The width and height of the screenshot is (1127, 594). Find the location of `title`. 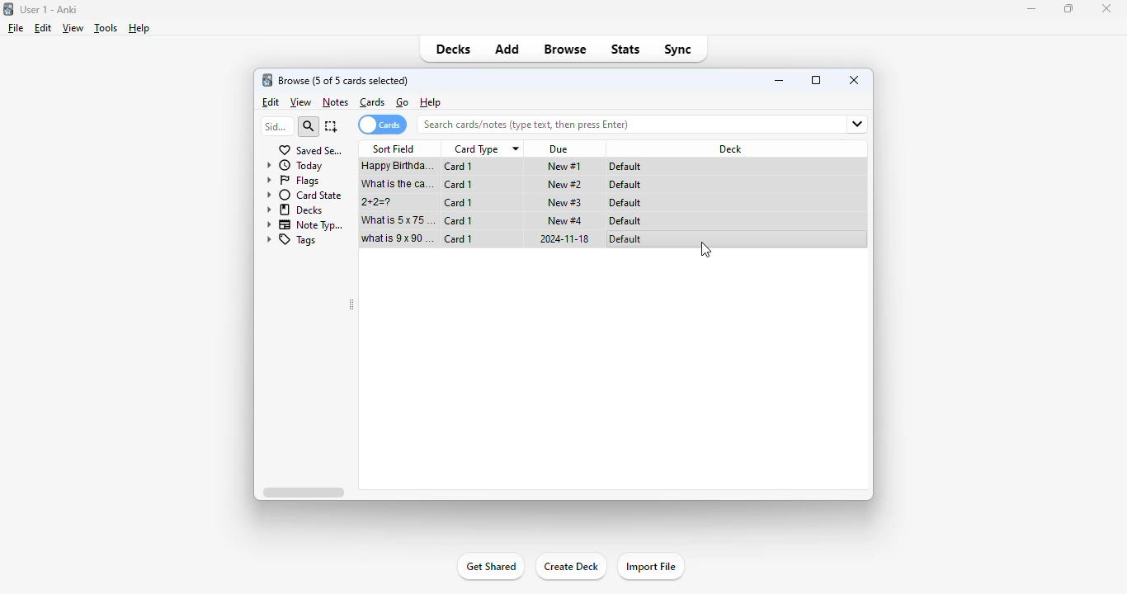

title is located at coordinates (48, 10).